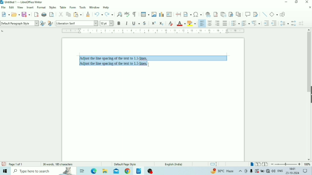 The image size is (312, 175). I want to click on Insert Bookmark, so click(231, 14).